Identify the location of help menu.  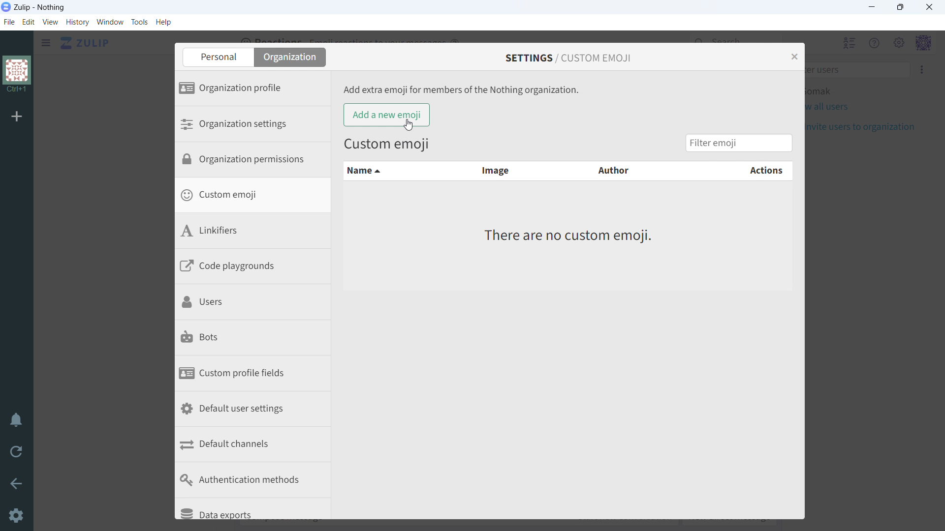
(874, 43).